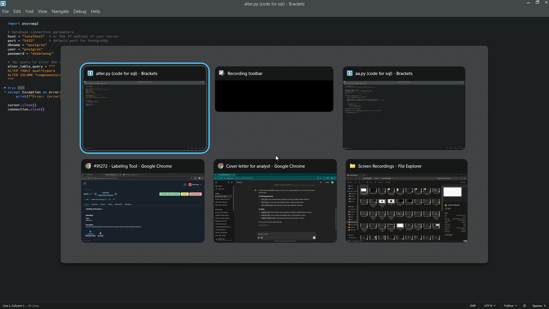 Image resolution: width=549 pixels, height=309 pixels. Describe the element at coordinates (509, 306) in the screenshot. I see `python` at that location.